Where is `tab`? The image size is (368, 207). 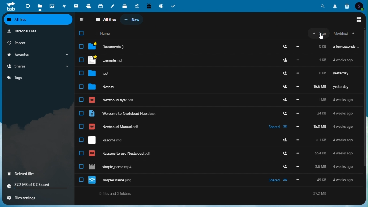 tab is located at coordinates (10, 6).